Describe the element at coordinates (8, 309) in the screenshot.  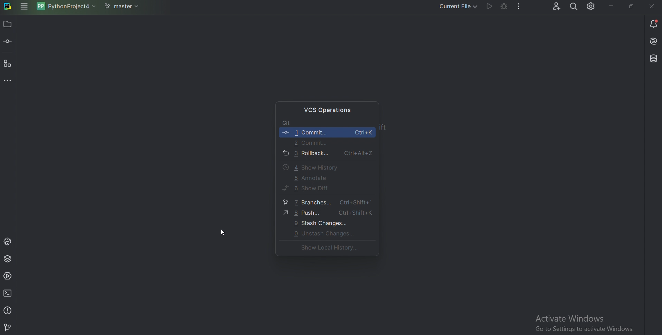
I see `Problems` at that location.